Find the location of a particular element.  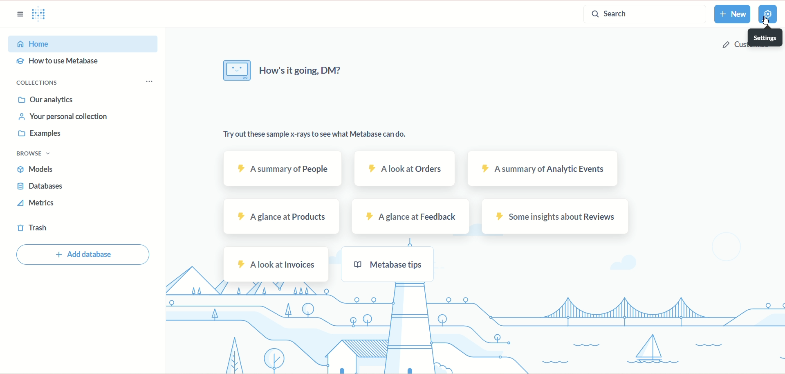

personal collection is located at coordinates (61, 117).